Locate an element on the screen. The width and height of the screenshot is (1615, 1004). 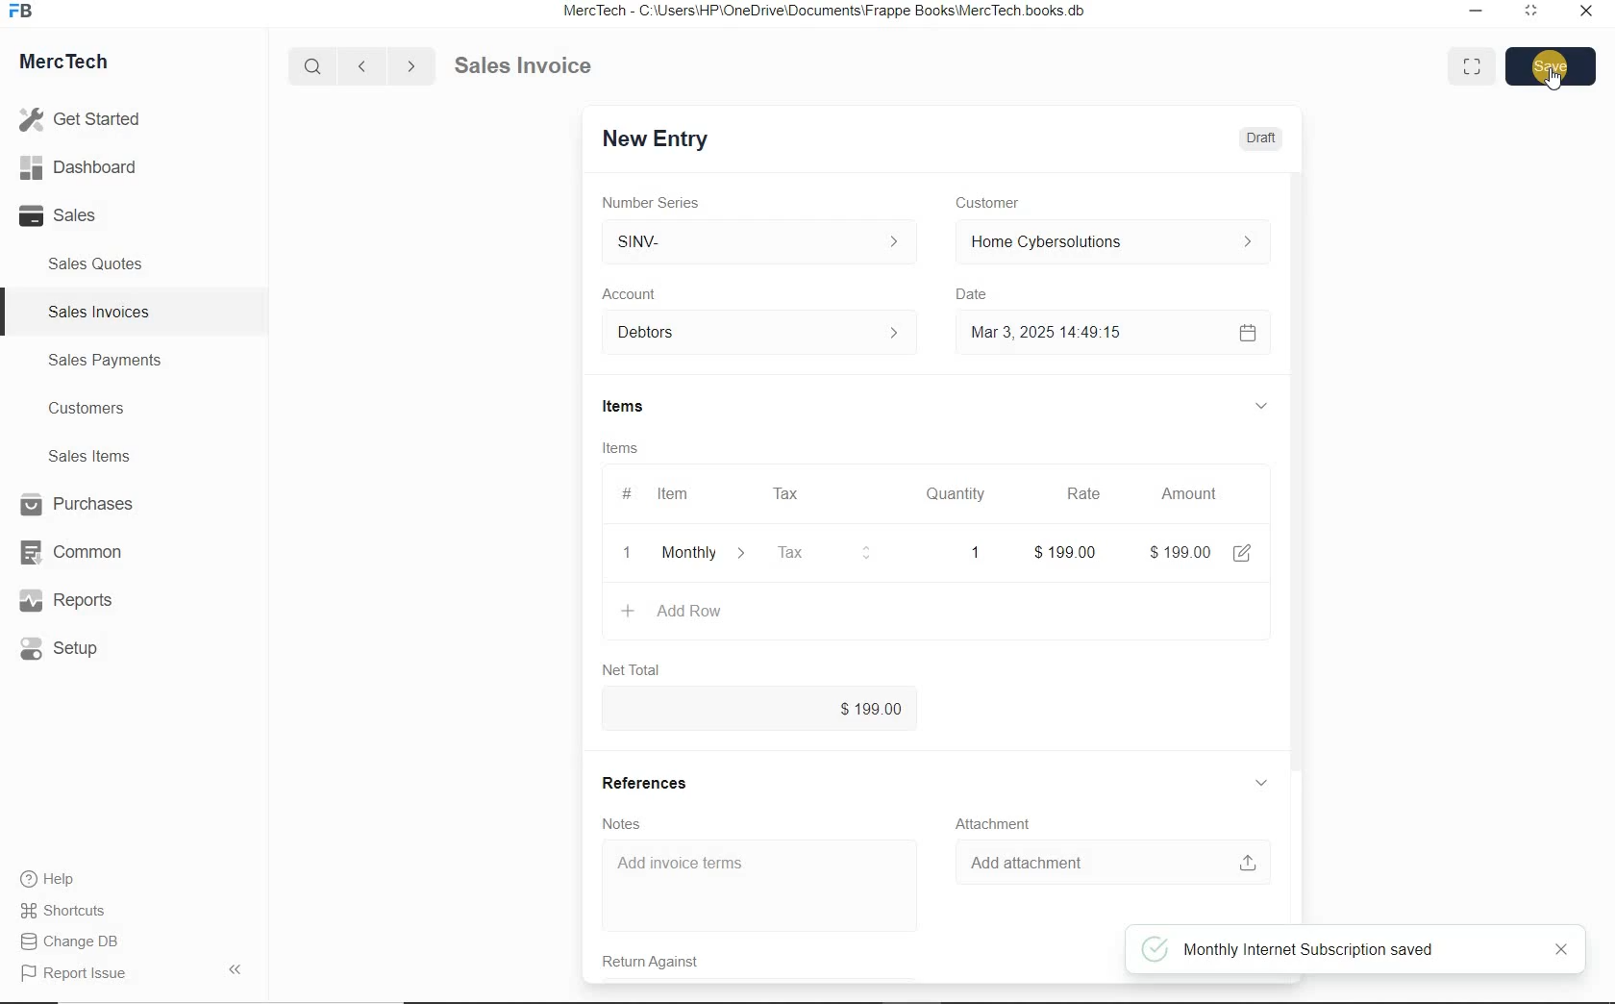
Draft is located at coordinates (1262, 138).